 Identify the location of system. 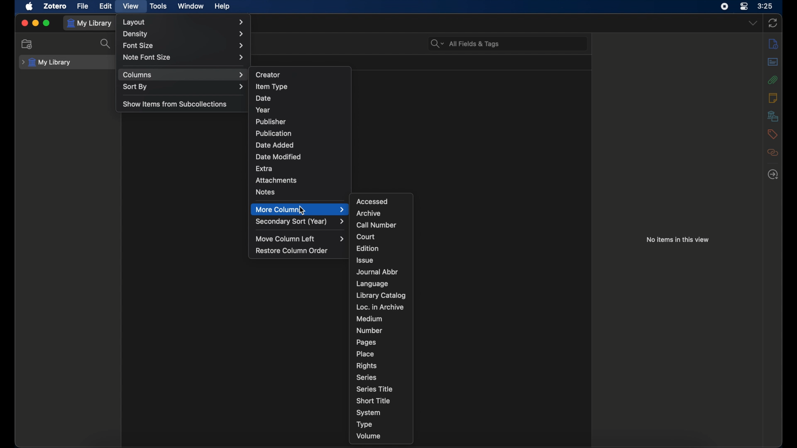
(369, 413).